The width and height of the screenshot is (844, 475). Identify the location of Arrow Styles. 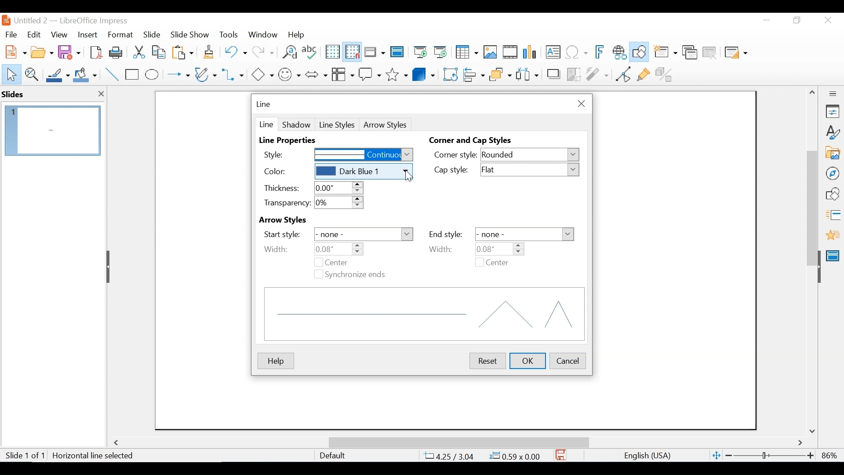
(298, 220).